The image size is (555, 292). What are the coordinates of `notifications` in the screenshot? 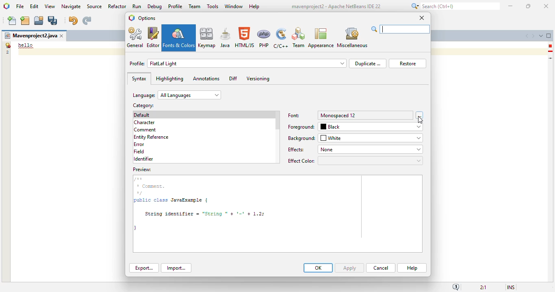 It's located at (456, 287).